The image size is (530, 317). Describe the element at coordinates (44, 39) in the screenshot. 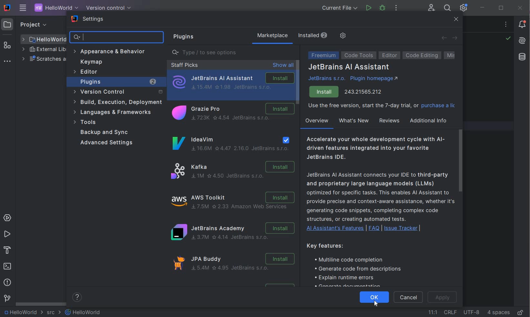

I see `FILE NAME` at that location.